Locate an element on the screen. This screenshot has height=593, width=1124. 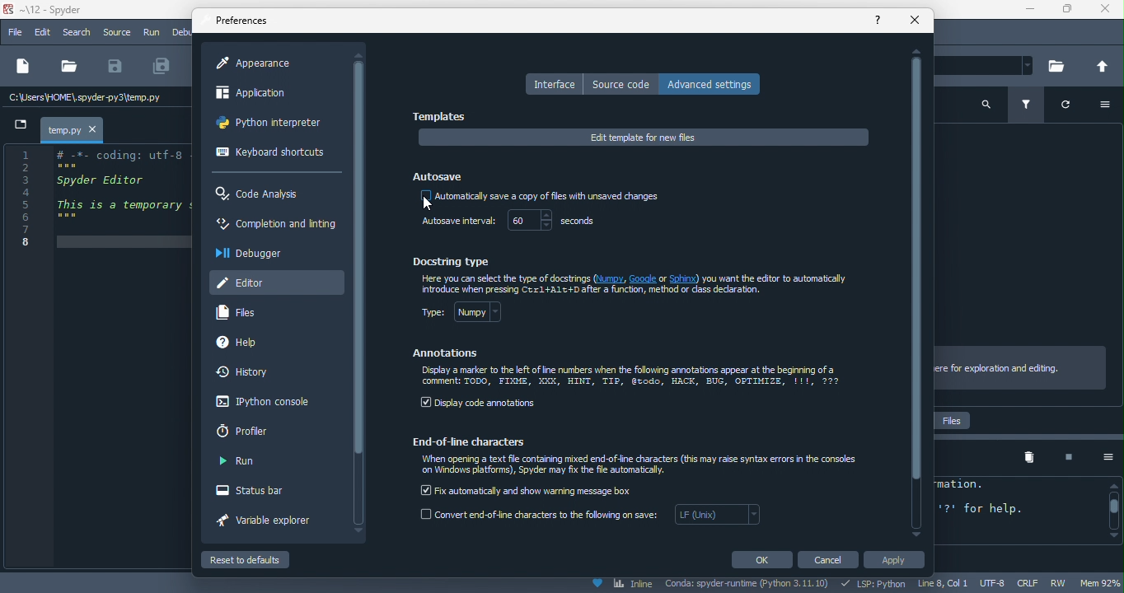
display code annotations is located at coordinates (480, 404).